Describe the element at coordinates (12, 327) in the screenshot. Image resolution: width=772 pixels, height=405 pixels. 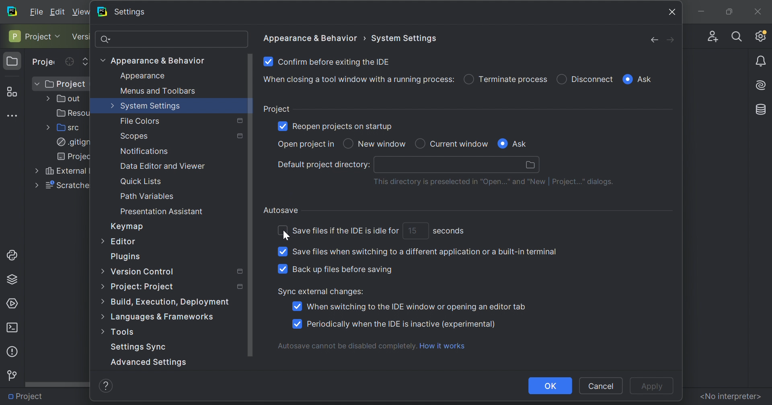
I see `Terminals` at that location.